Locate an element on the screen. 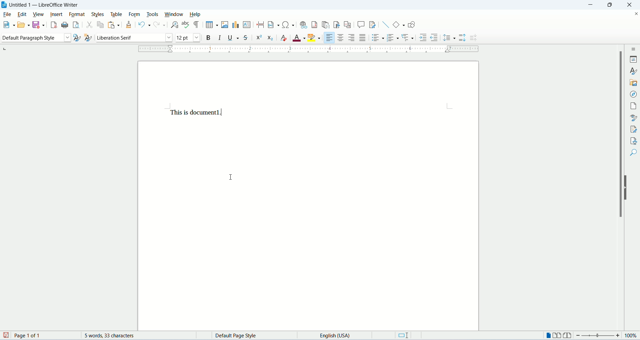  insert hyperlink is located at coordinates (303, 25).